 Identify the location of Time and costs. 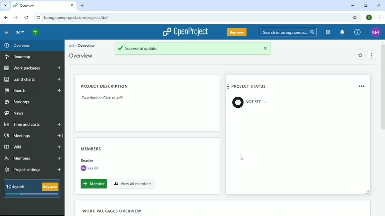
(32, 125).